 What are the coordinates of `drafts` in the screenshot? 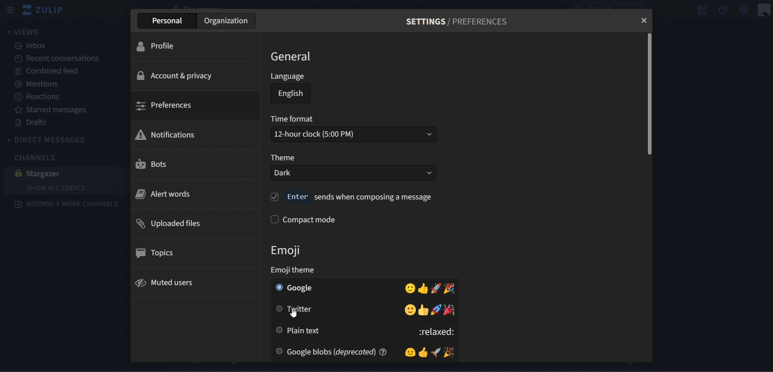 It's located at (33, 123).